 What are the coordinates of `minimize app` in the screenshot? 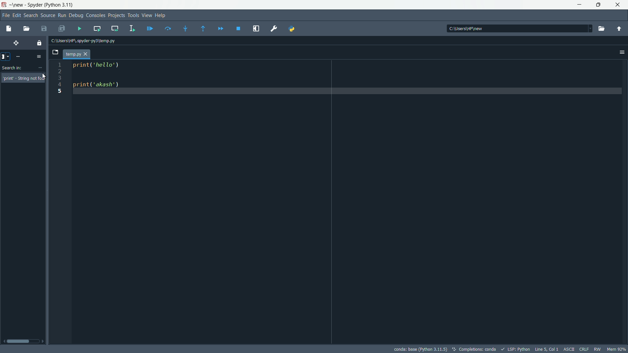 It's located at (579, 5).